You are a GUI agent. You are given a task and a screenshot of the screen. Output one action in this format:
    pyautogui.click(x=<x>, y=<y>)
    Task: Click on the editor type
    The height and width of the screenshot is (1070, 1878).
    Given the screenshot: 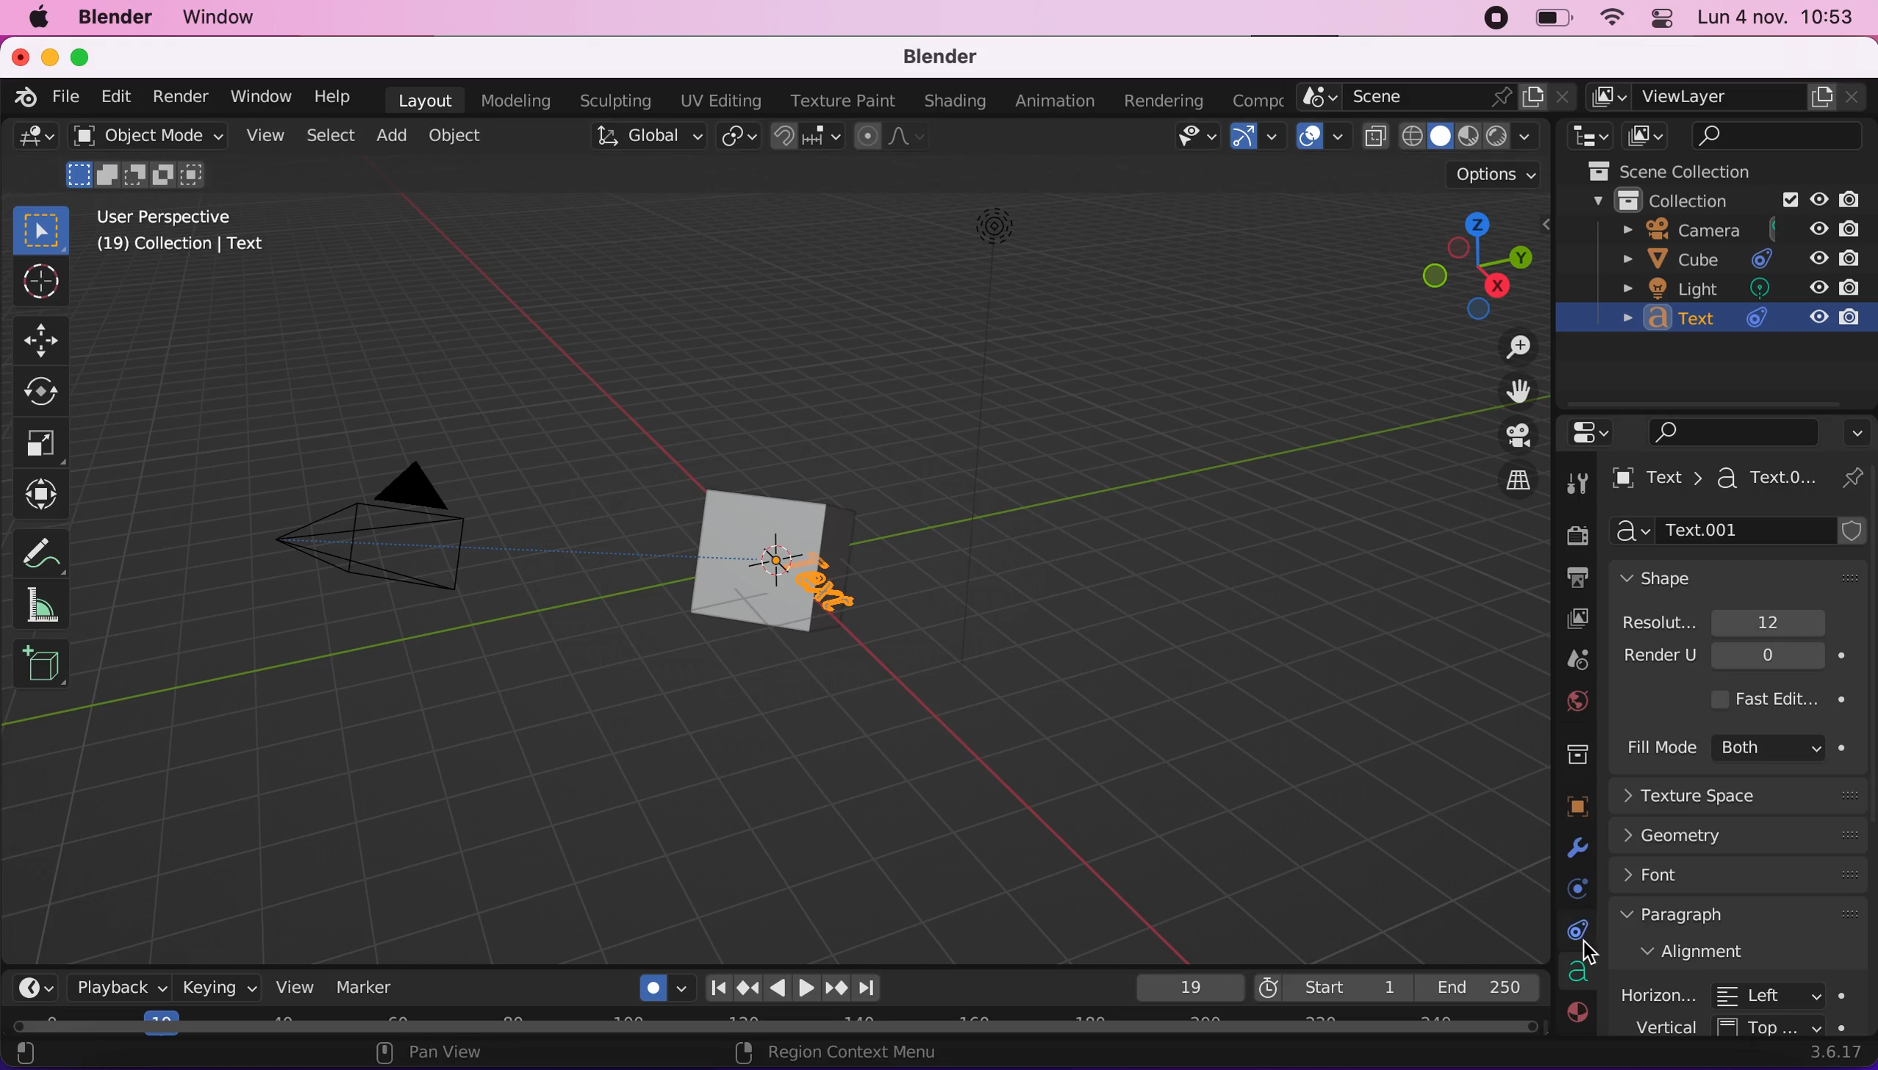 What is the action you would take?
    pyautogui.click(x=37, y=984)
    